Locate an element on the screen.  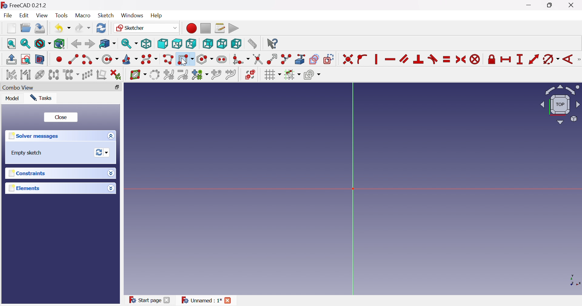
Create polyline is located at coordinates (169, 59).